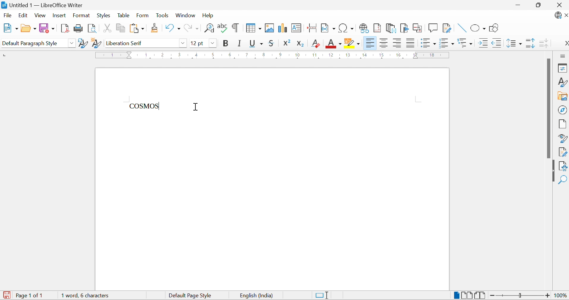 Image resolution: width=569 pixels, height=300 pixels. What do you see at coordinates (209, 28) in the screenshot?
I see `Find and Replace` at bounding box center [209, 28].